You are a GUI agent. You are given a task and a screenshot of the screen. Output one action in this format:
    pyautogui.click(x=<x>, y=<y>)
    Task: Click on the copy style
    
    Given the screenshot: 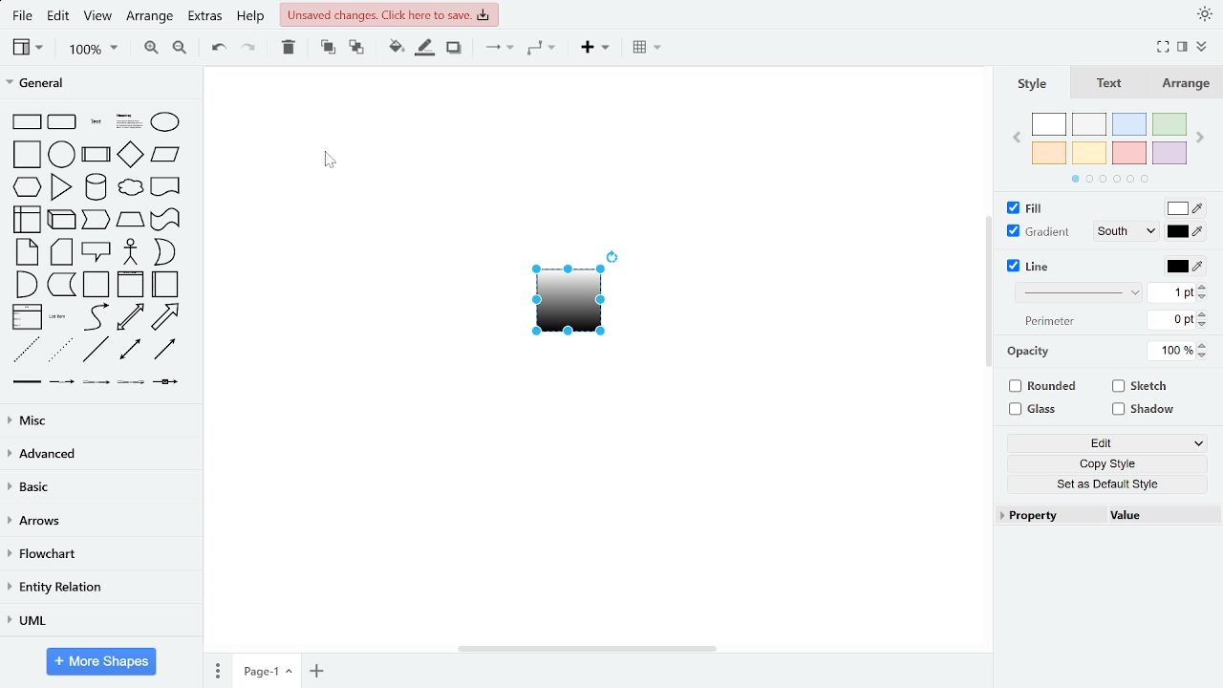 What is the action you would take?
    pyautogui.click(x=1110, y=464)
    